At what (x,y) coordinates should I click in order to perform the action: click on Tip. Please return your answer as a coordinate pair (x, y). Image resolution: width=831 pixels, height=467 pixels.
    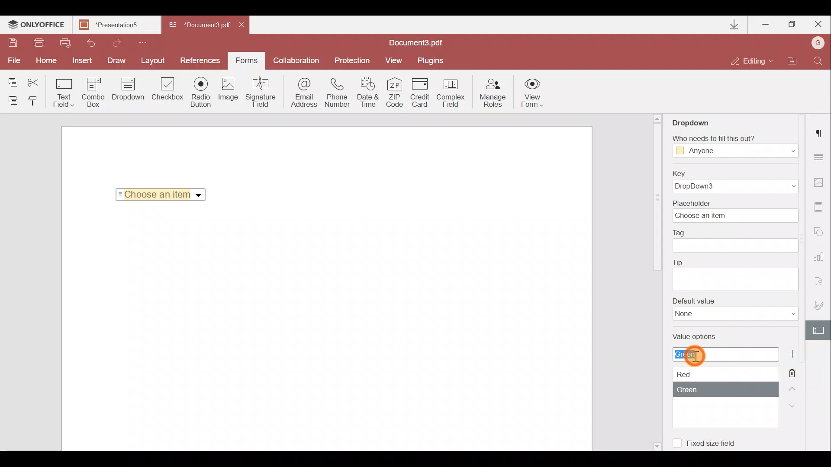
    Looking at the image, I should click on (735, 274).